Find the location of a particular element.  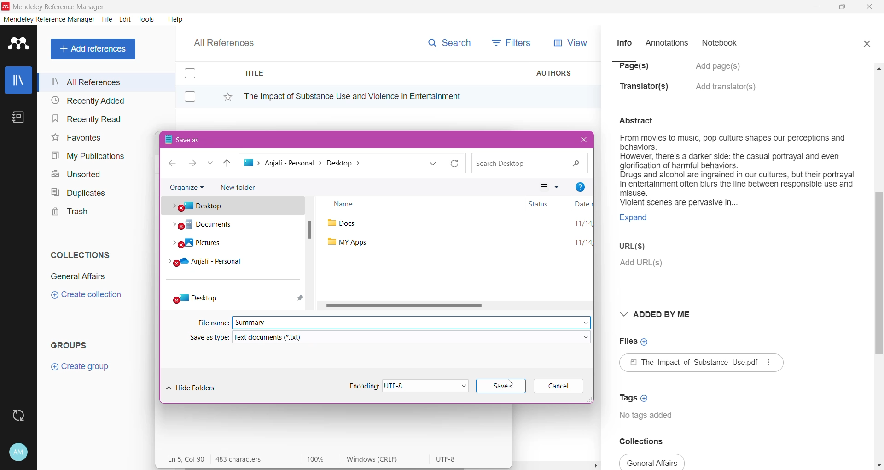

Save as type is located at coordinates (208, 338).